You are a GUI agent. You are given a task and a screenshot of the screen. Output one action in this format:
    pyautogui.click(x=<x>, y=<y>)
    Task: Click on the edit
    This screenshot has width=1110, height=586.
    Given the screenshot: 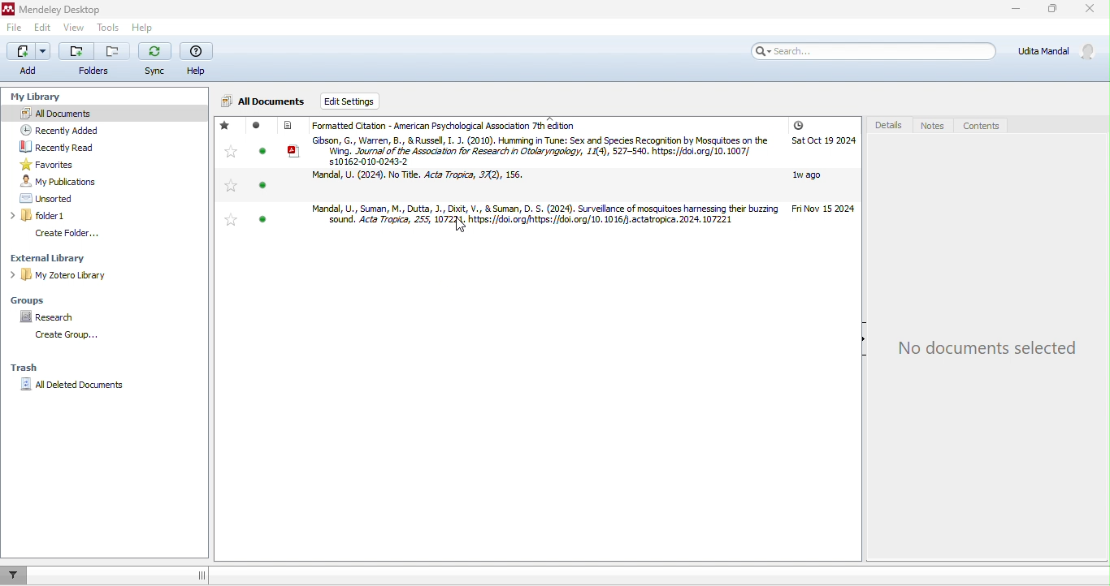 What is the action you would take?
    pyautogui.click(x=43, y=28)
    